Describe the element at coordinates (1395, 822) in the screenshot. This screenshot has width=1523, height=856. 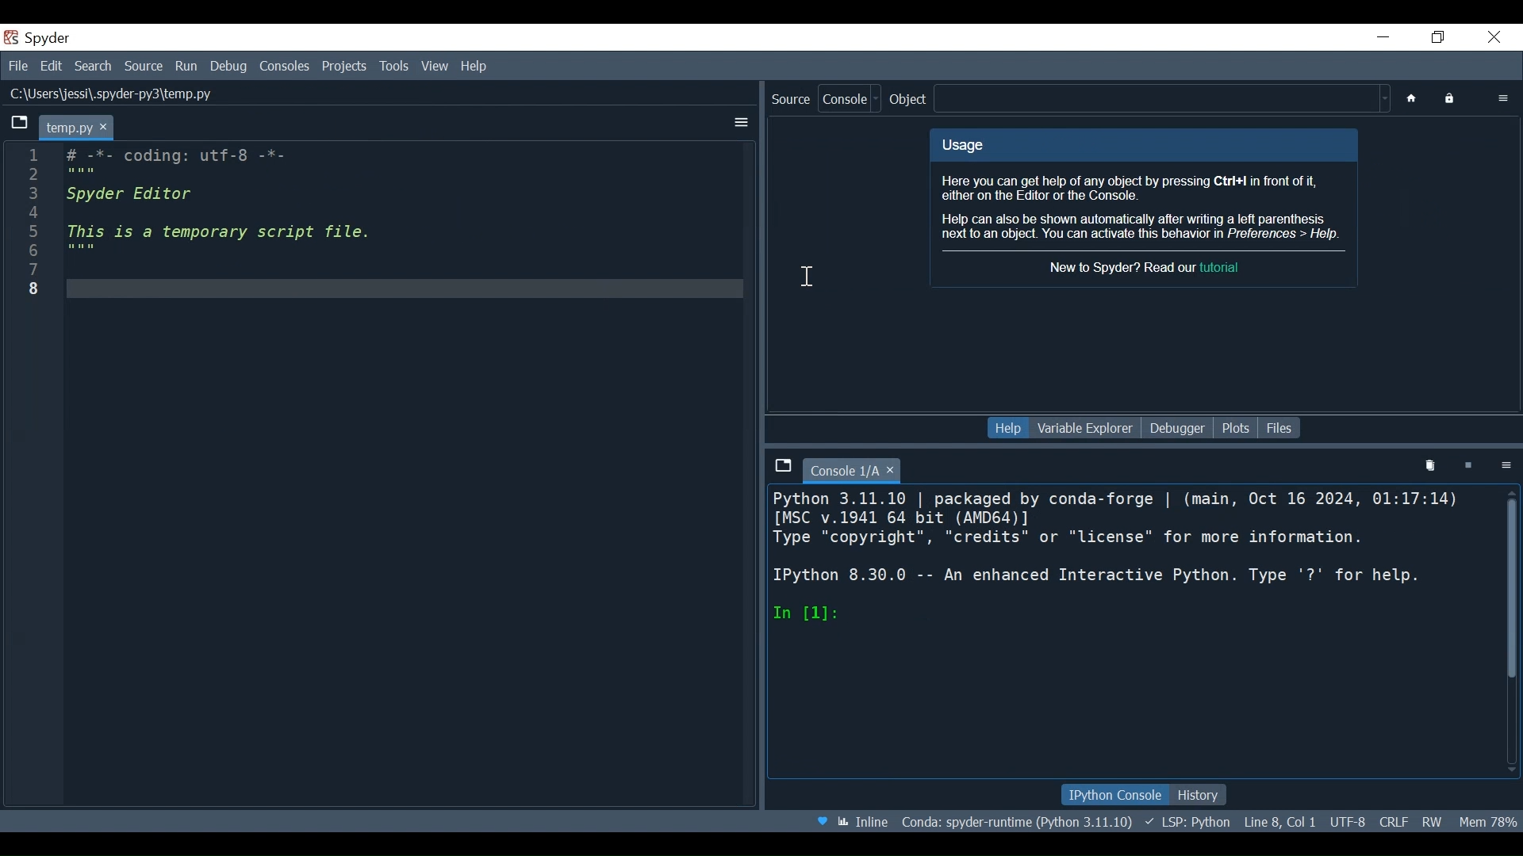
I see `File EQL Status` at that location.